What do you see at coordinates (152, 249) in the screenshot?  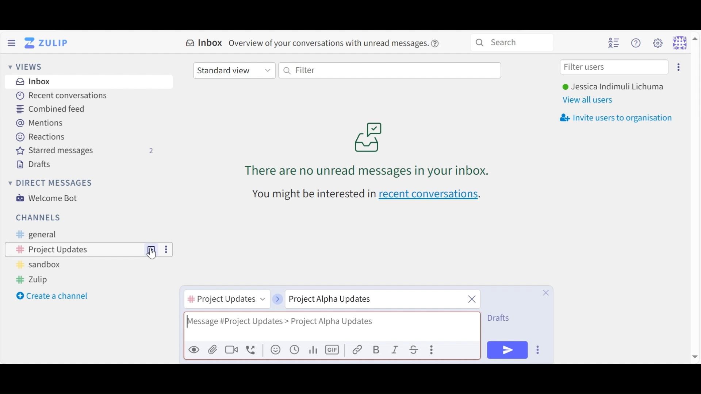 I see `New Topic` at bounding box center [152, 249].